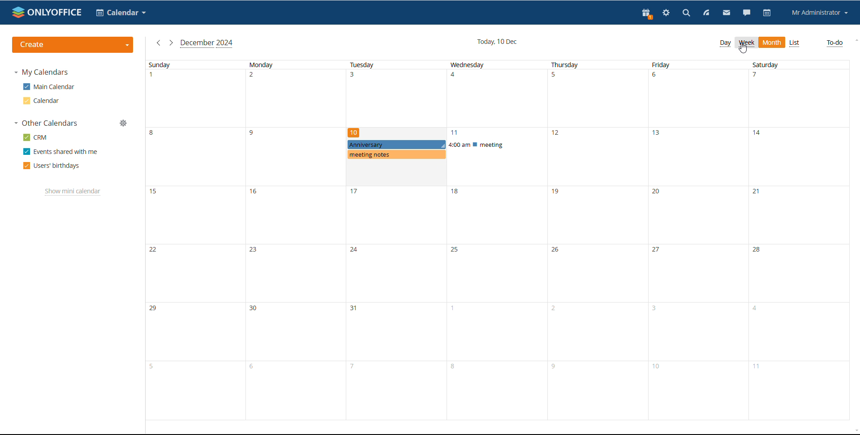 This screenshot has height=435, width=860. What do you see at coordinates (46, 124) in the screenshot?
I see `other calendars` at bounding box center [46, 124].